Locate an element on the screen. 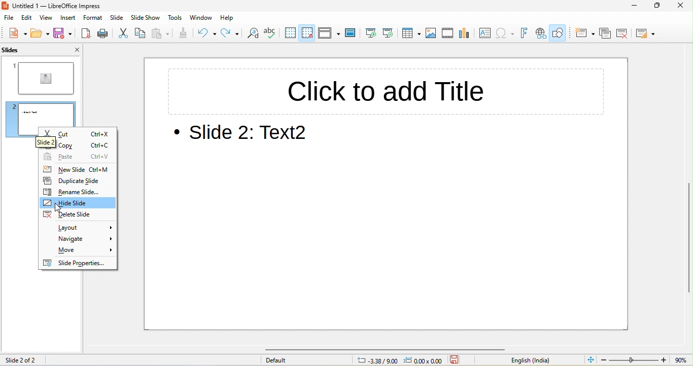 Image resolution: width=693 pixels, height=366 pixels. new slide is located at coordinates (62, 170).